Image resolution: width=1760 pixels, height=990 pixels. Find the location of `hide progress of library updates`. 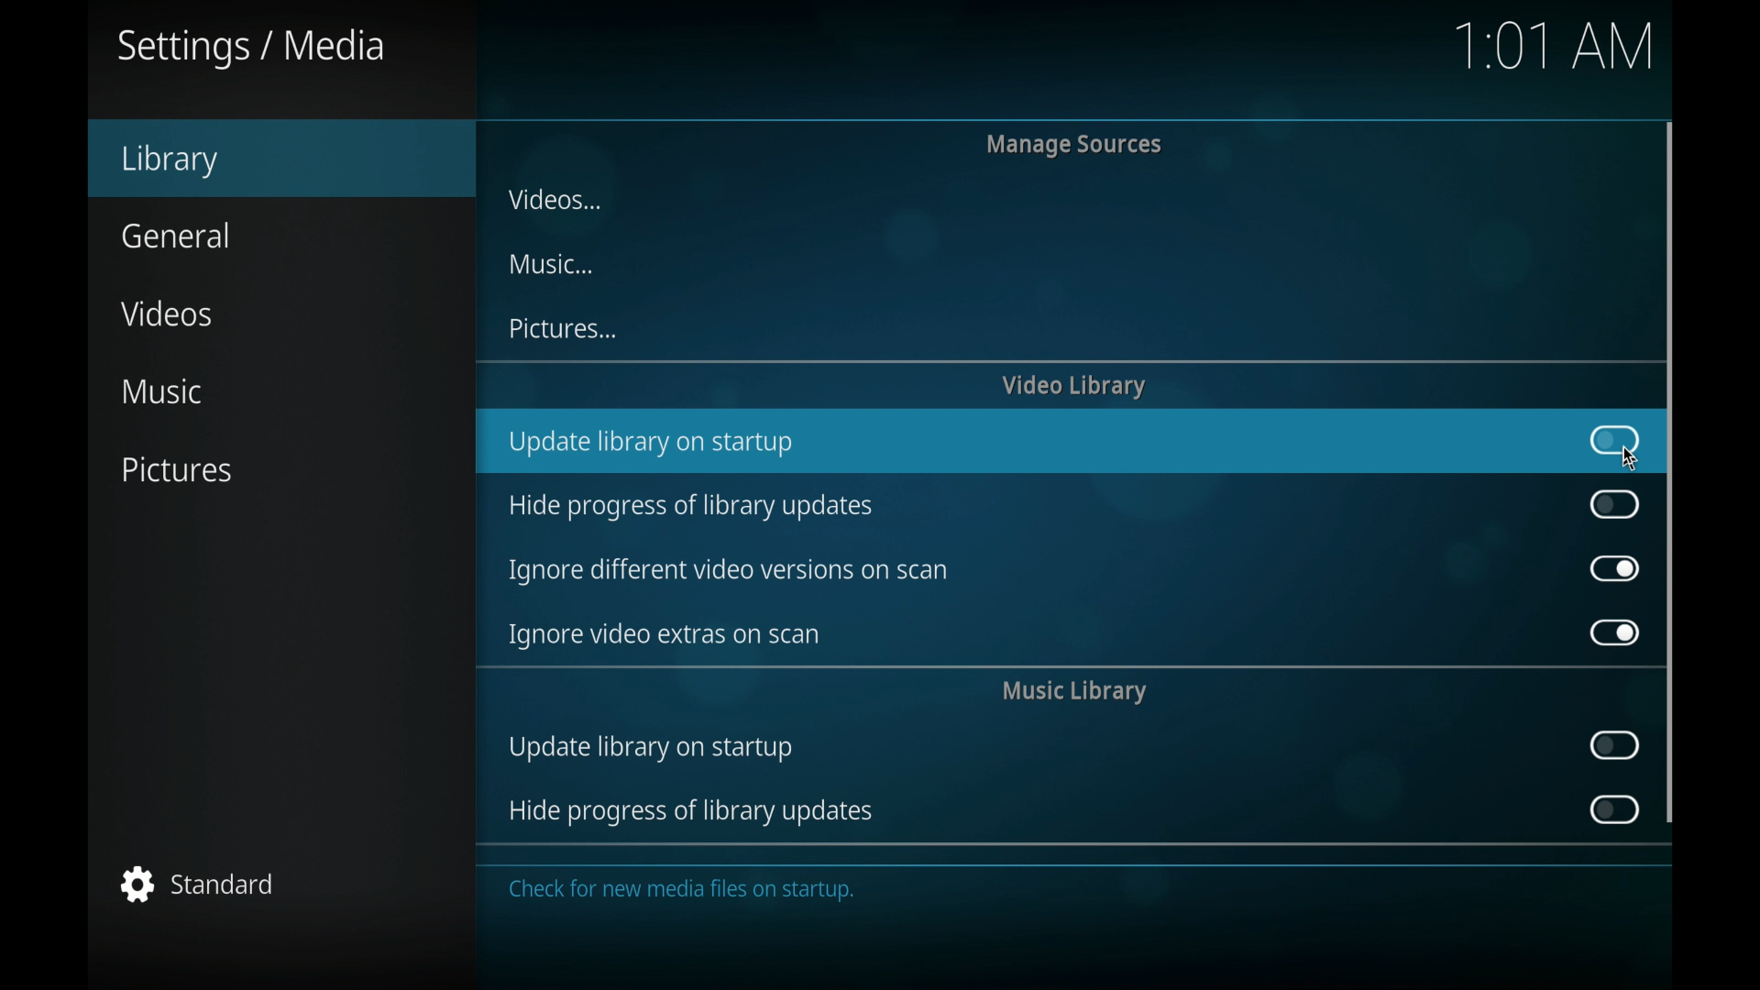

hide progress of library updates is located at coordinates (688, 507).